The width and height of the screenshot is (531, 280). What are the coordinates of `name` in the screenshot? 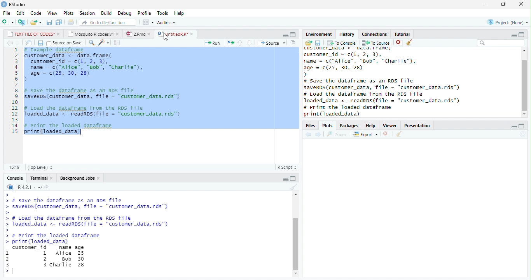 It's located at (65, 247).